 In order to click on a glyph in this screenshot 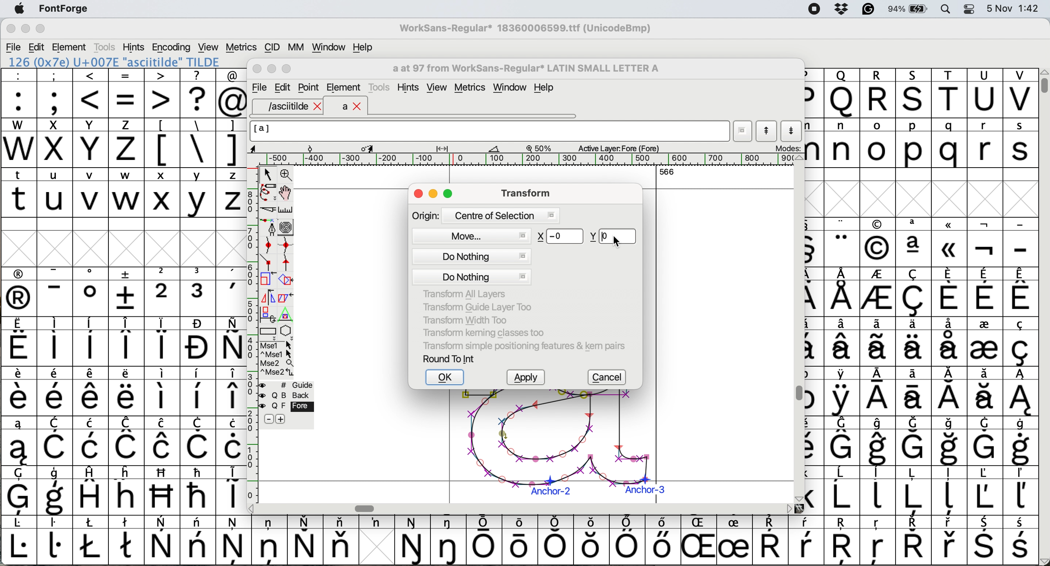, I will do `click(556, 446)`.